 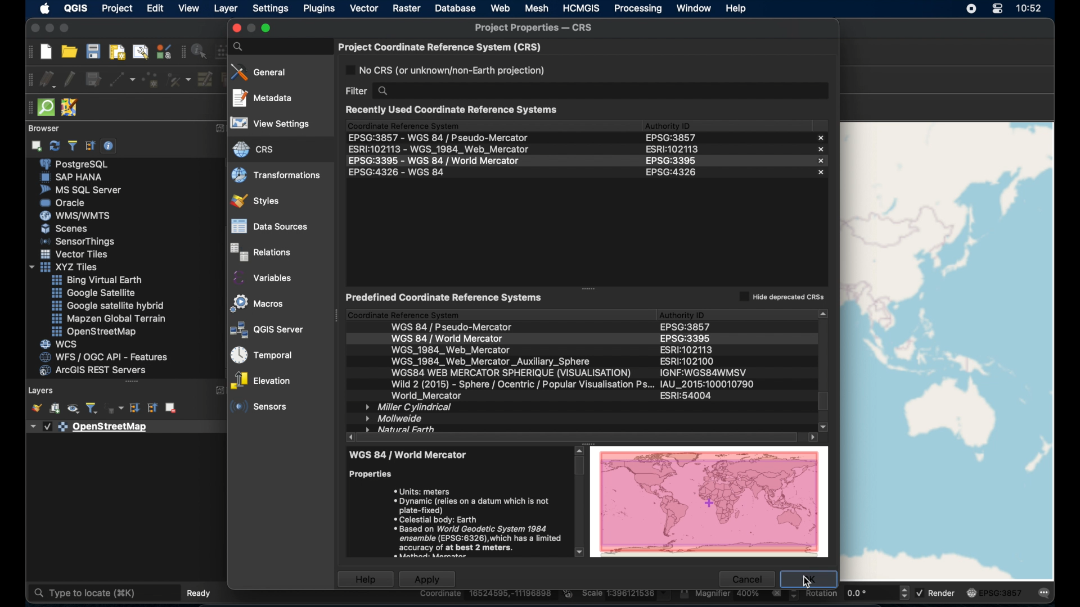 I want to click on wfs/ogc api - features, so click(x=103, y=357).